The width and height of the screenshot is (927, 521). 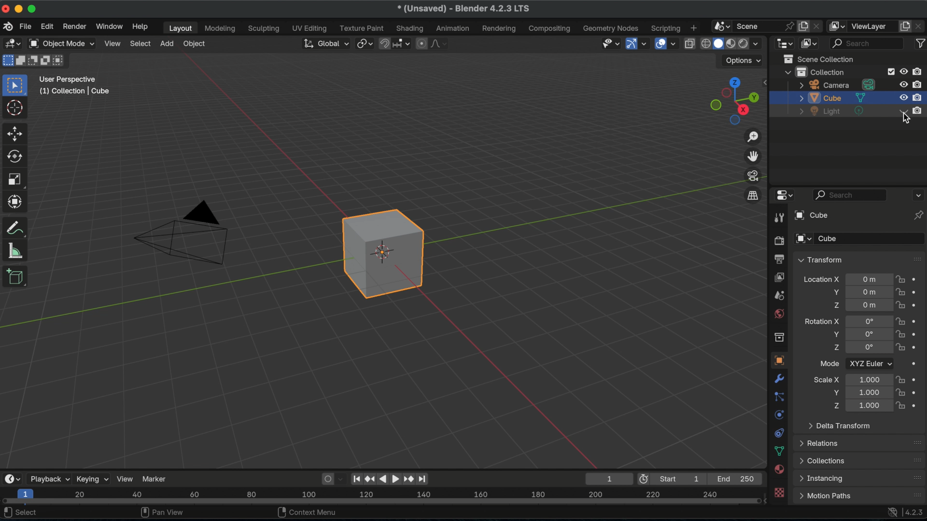 What do you see at coordinates (901, 304) in the screenshot?
I see `lock location` at bounding box center [901, 304].